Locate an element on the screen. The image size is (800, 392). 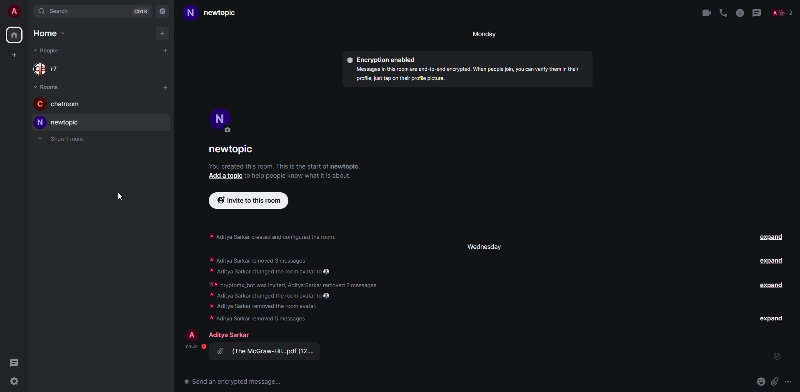
attach is located at coordinates (776, 382).